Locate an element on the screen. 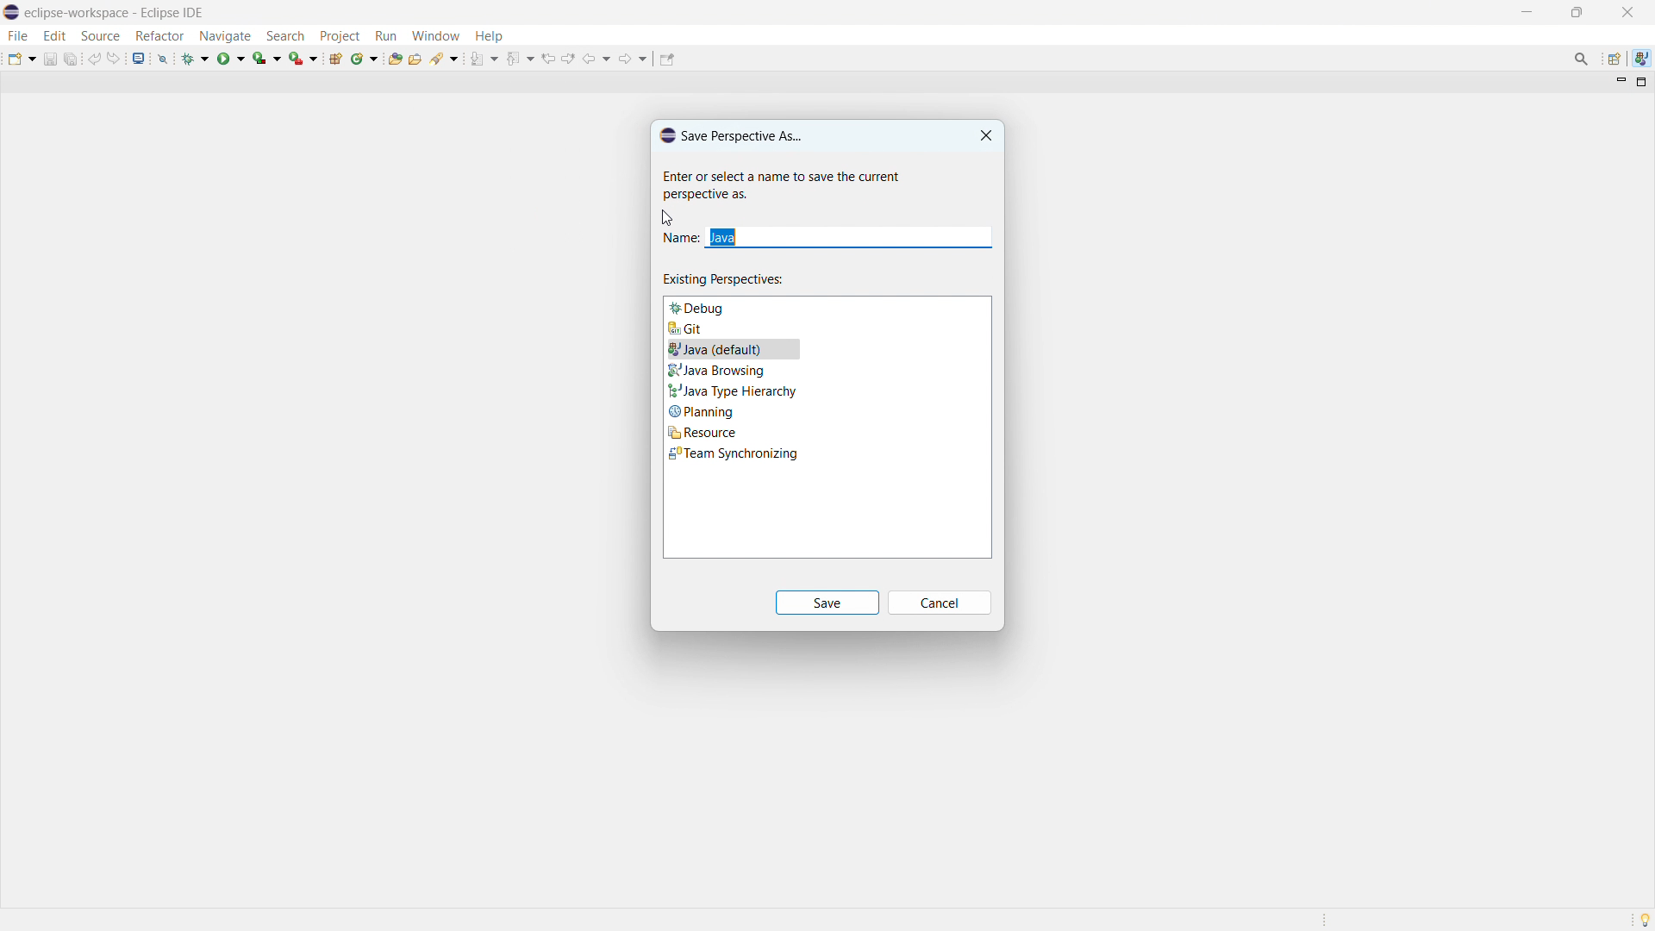  cancel is located at coordinates (940, 603).